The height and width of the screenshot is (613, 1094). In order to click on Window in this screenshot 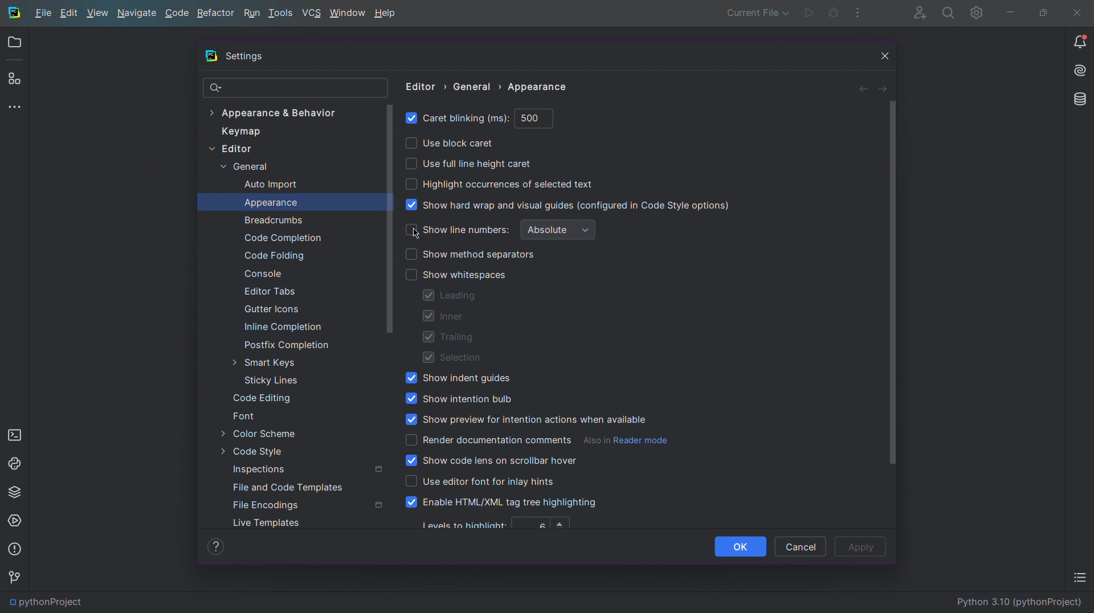, I will do `click(347, 13)`.